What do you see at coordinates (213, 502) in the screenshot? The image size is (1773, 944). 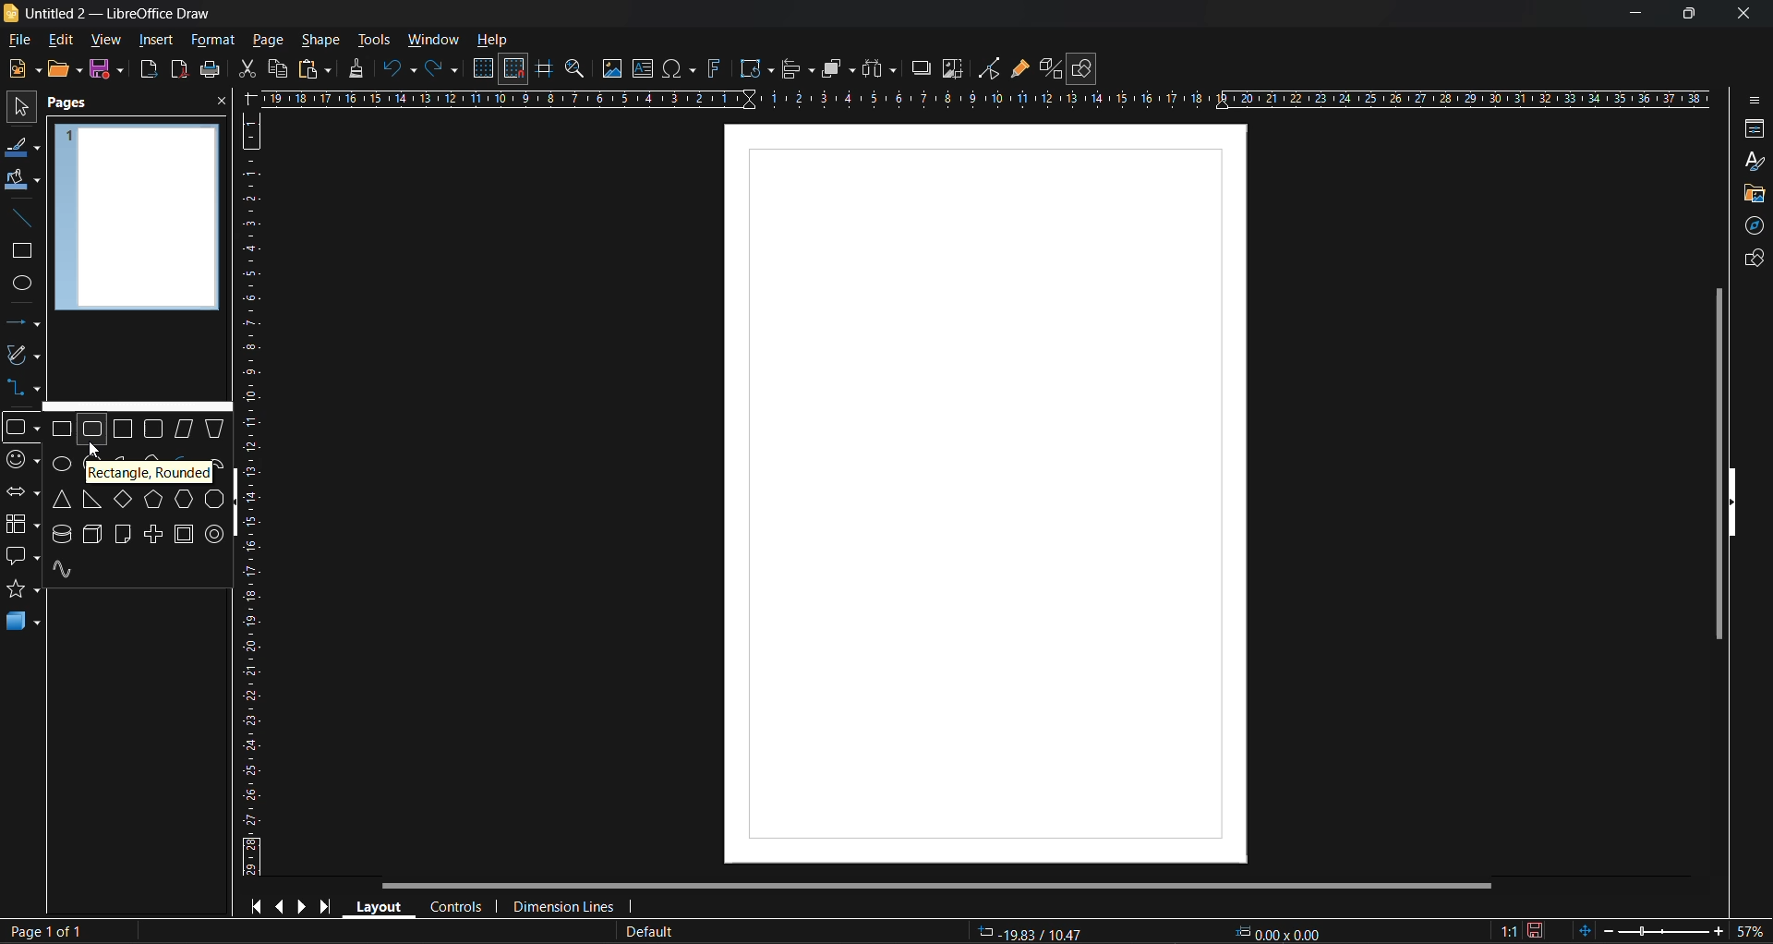 I see `octagon` at bounding box center [213, 502].